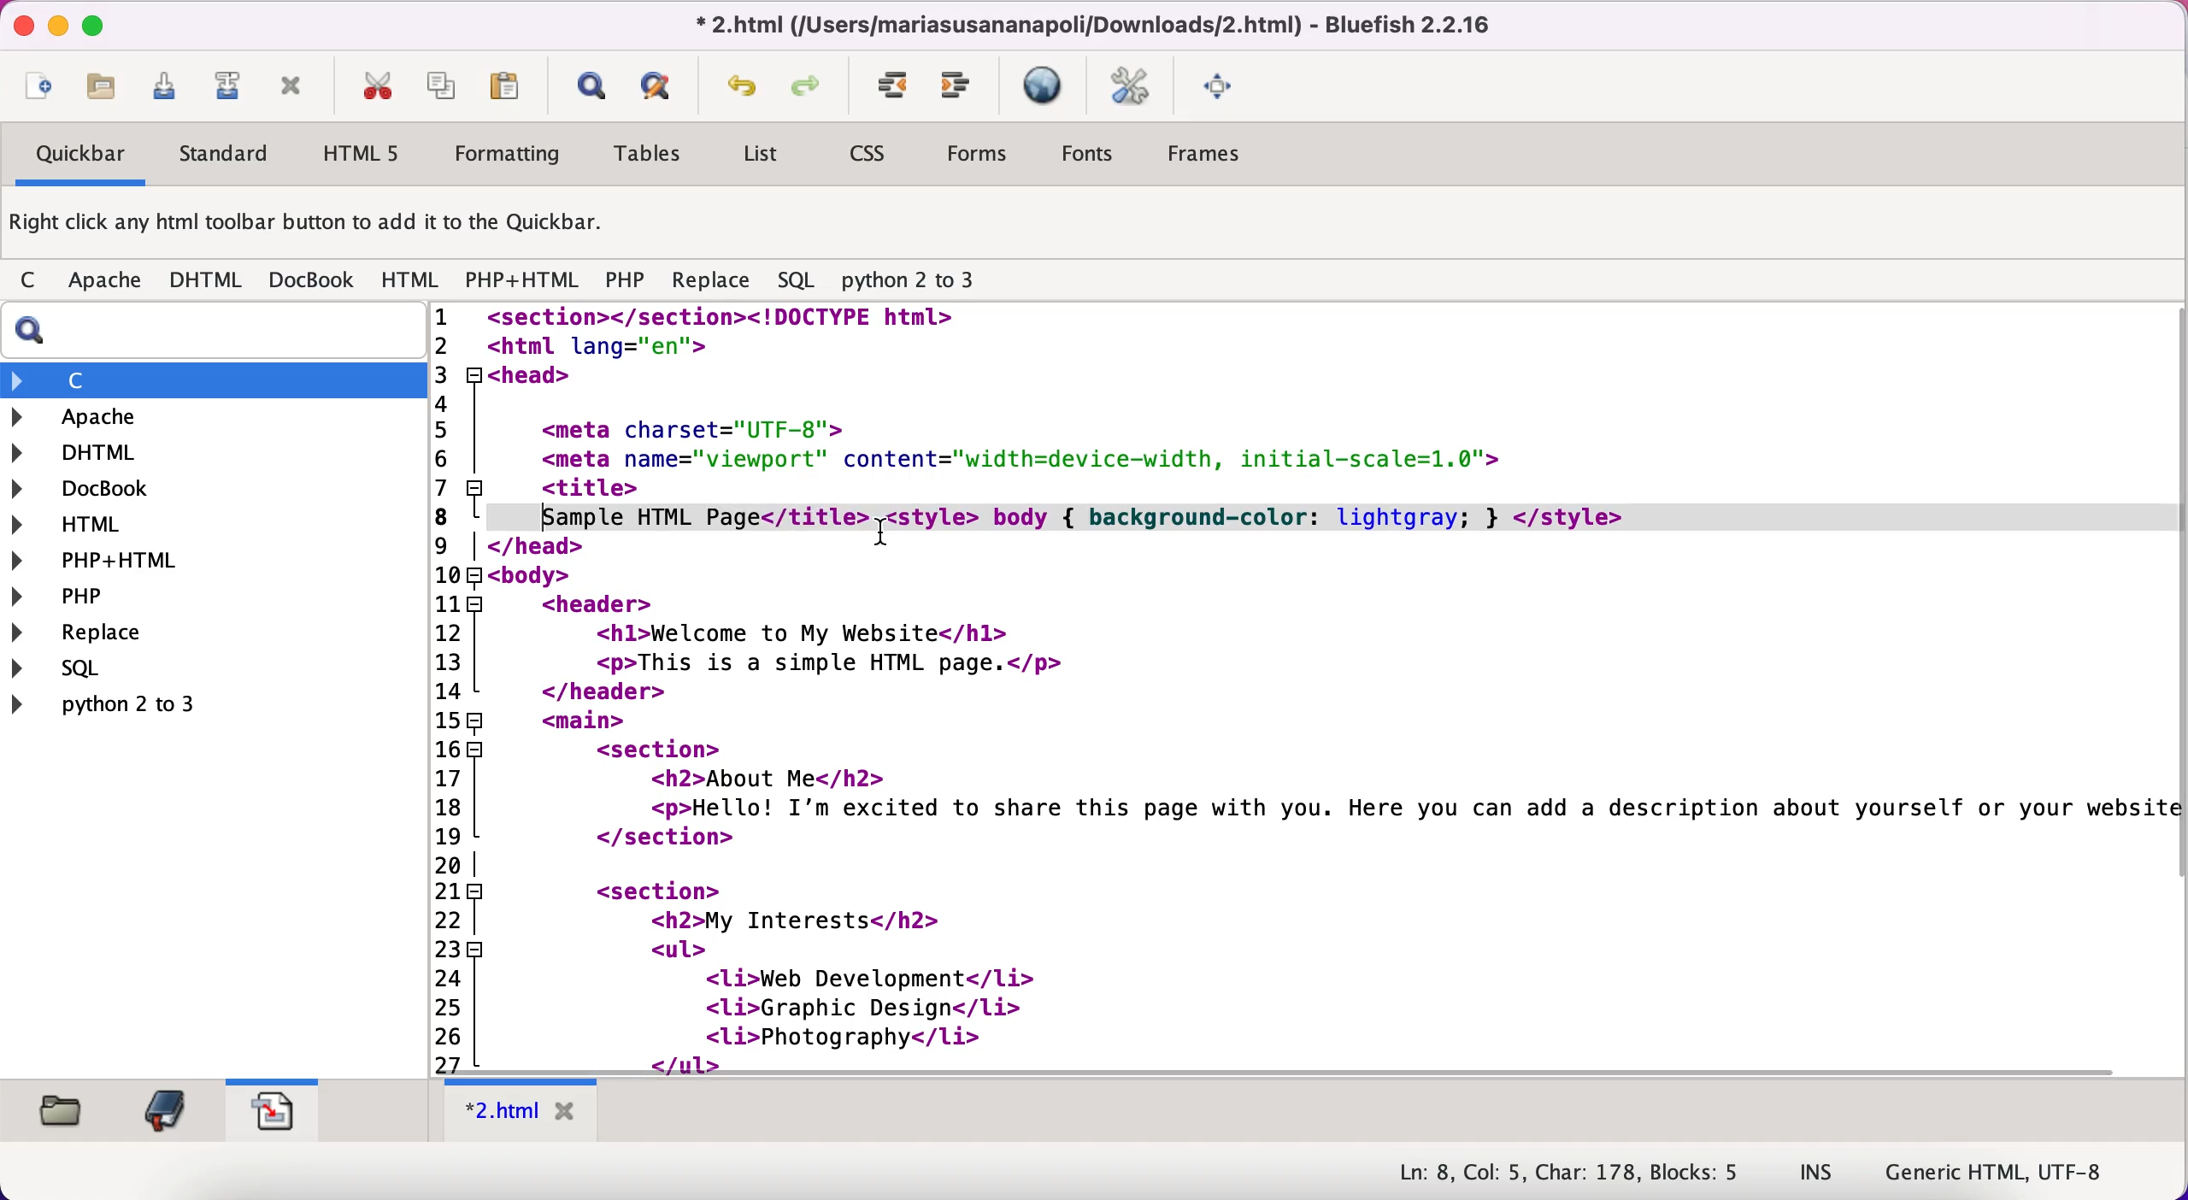 The image size is (2188, 1200). What do you see at coordinates (226, 157) in the screenshot?
I see `standard` at bounding box center [226, 157].